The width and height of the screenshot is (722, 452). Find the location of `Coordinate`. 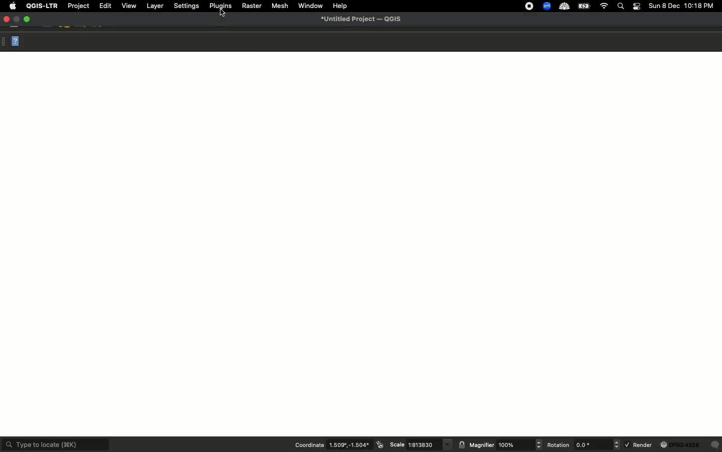

Coordinate is located at coordinates (338, 445).